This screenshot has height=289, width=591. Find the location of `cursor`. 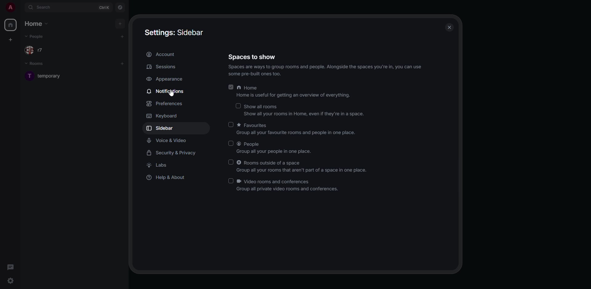

cursor is located at coordinates (171, 94).